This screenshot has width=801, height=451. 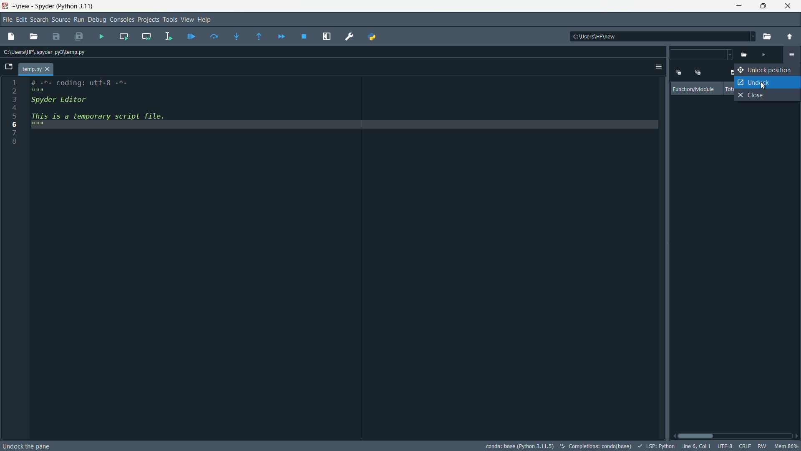 I want to click on run file, so click(x=763, y=55).